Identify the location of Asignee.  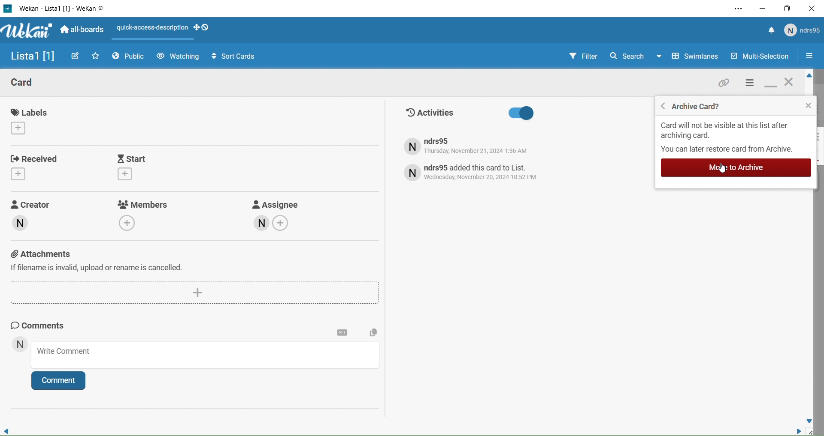
(286, 219).